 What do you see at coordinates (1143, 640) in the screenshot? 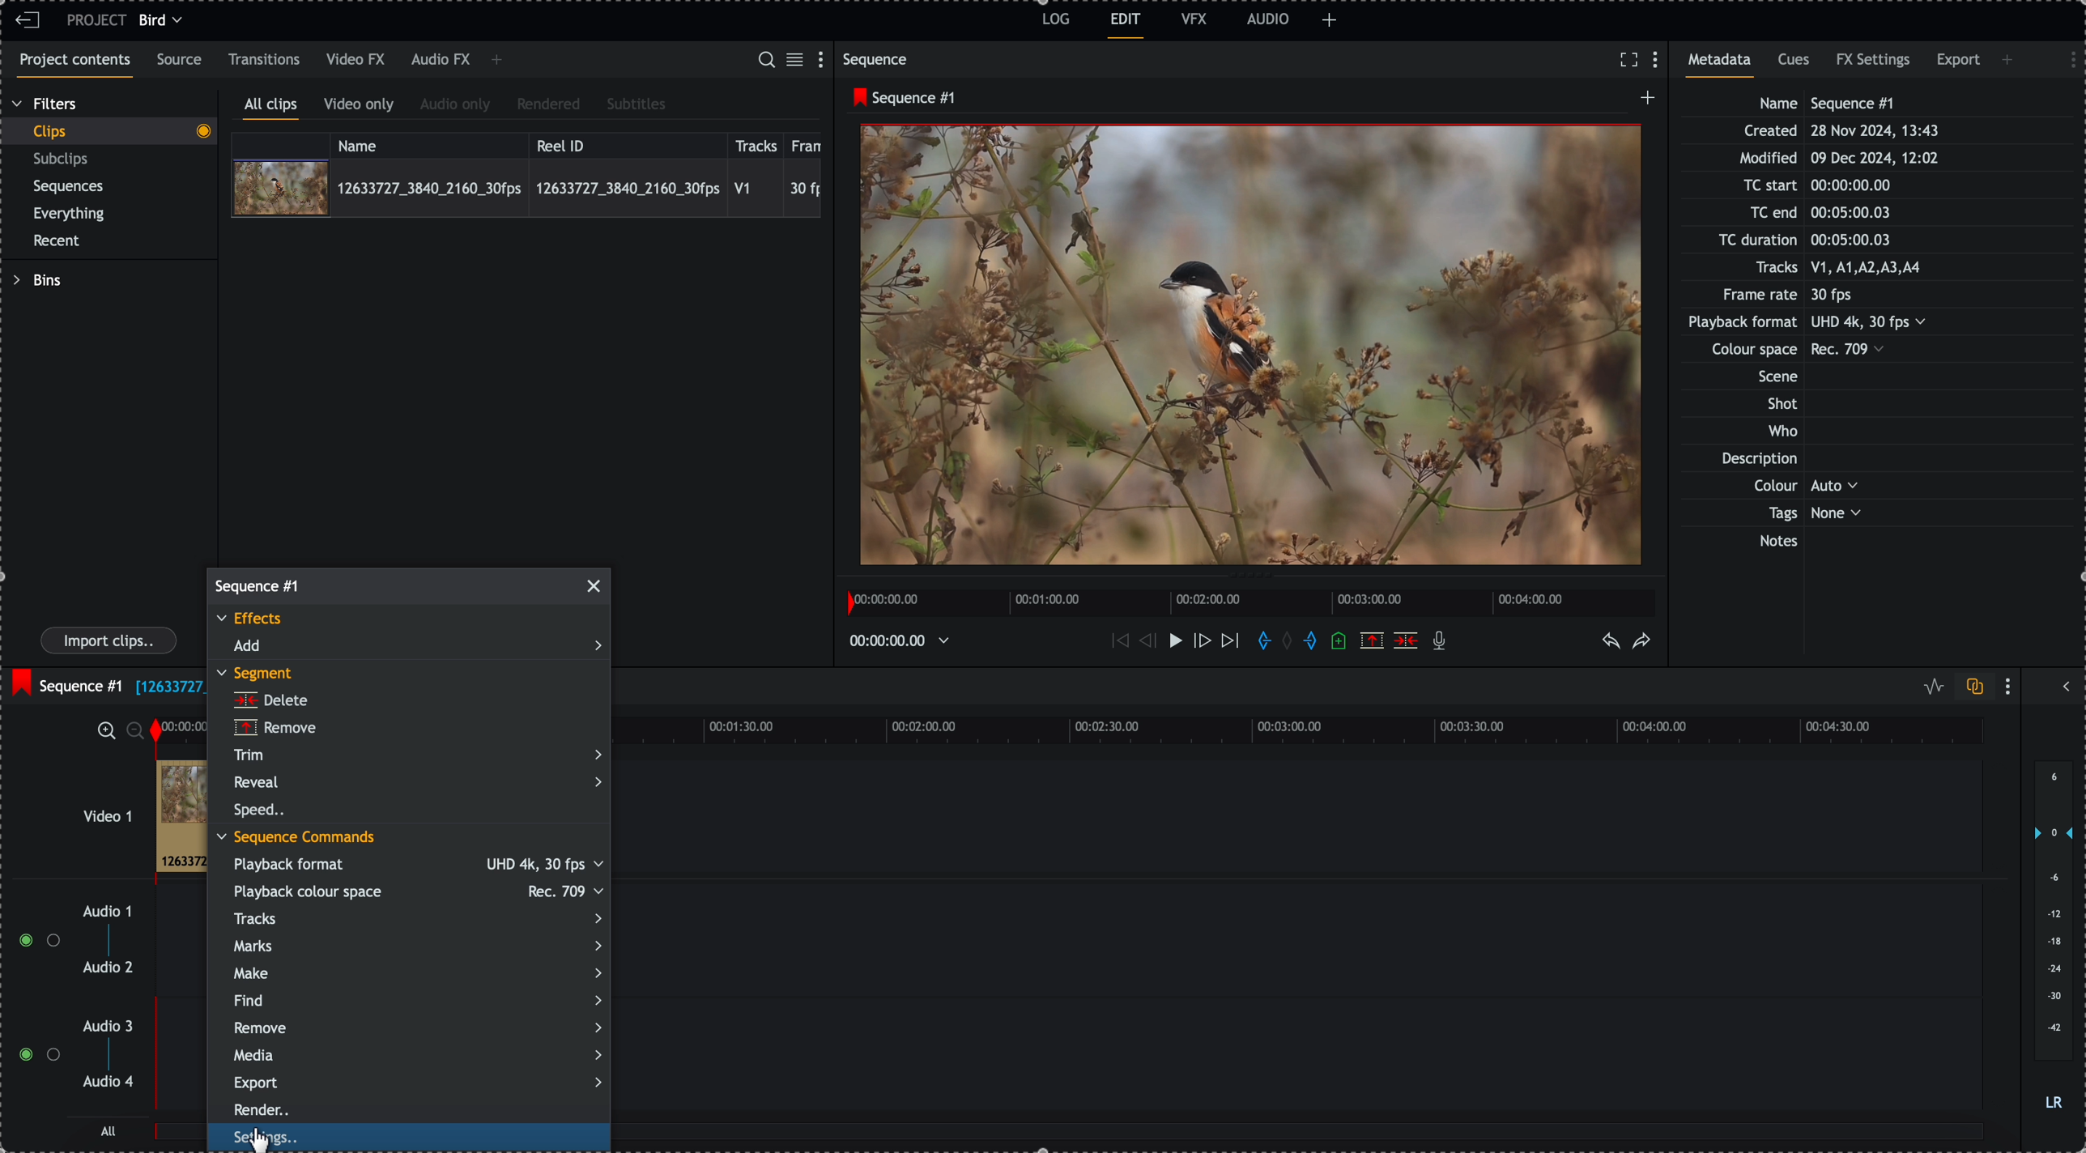
I see `nudge one frame back` at bounding box center [1143, 640].